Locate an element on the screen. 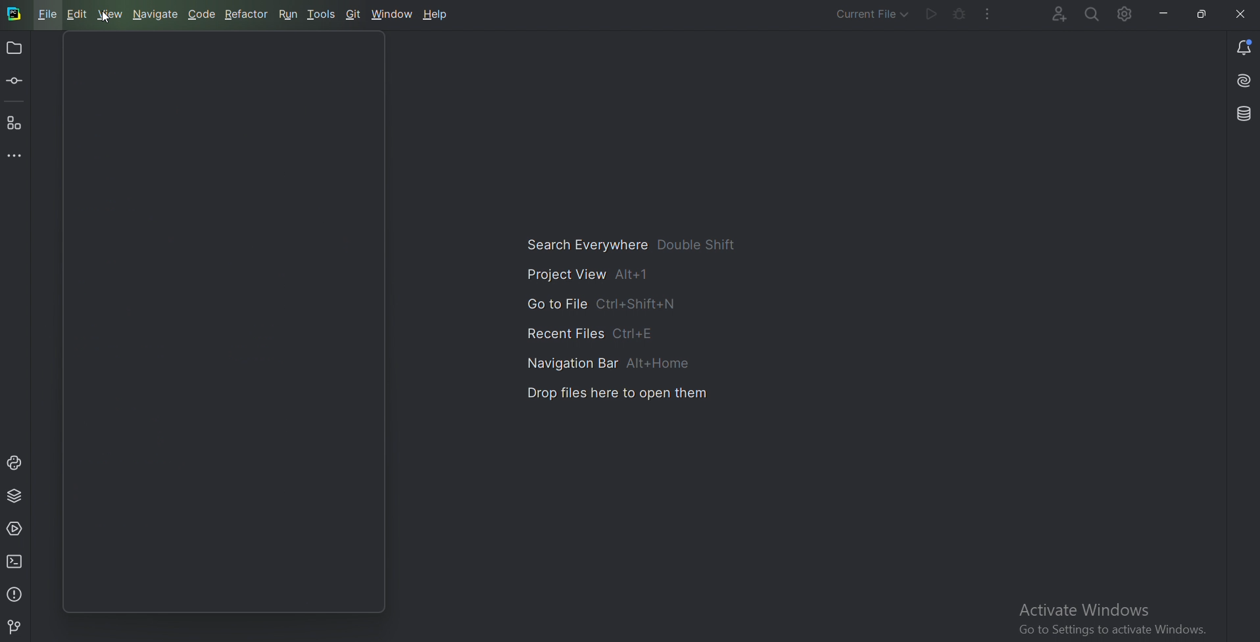 This screenshot has height=642, width=1260. Run is located at coordinates (288, 13).